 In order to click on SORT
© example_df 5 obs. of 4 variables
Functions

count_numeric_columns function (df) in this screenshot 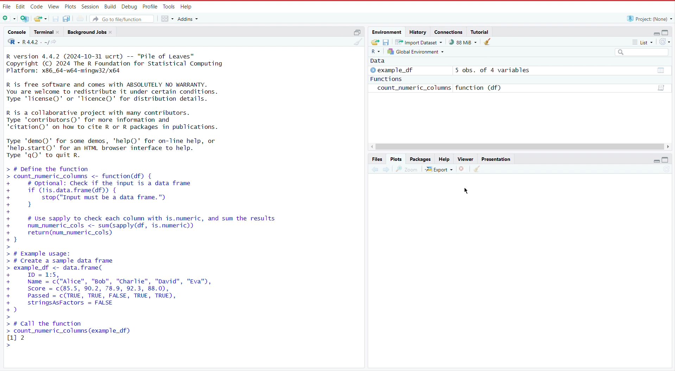, I will do `click(459, 78)`.